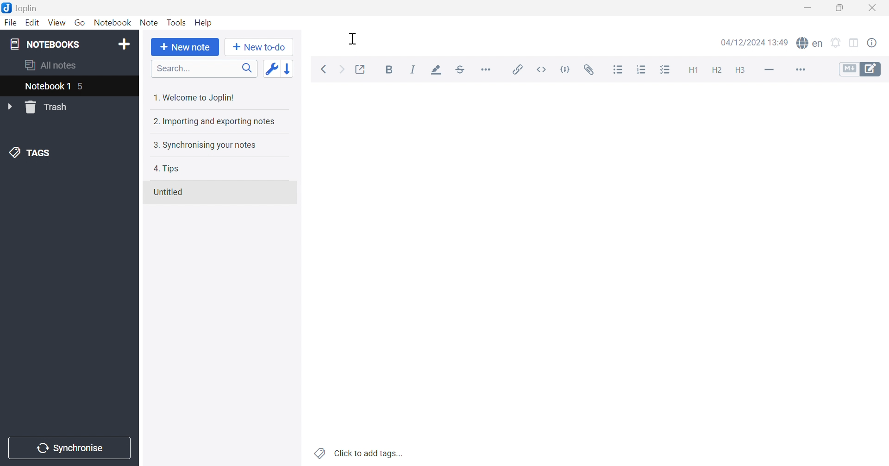 This screenshot has height=466, width=889. I want to click on NOTEBOOKS, so click(45, 43).